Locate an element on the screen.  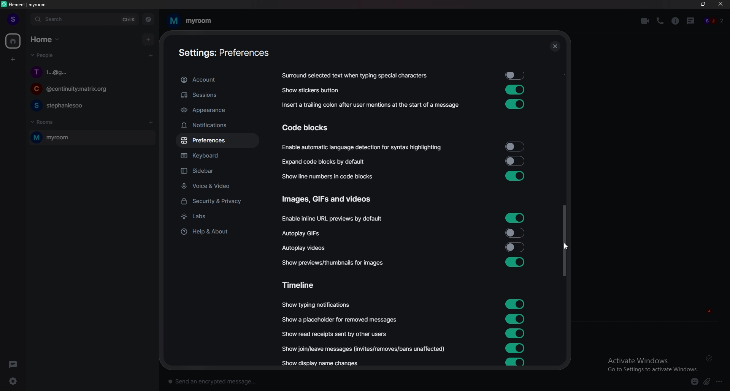
People is located at coordinates (41, 57).